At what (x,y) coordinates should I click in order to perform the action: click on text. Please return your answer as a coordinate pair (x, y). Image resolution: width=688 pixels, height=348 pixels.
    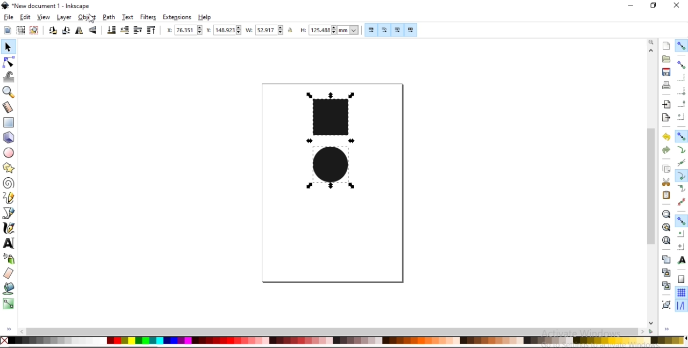
    Looking at the image, I should click on (128, 17).